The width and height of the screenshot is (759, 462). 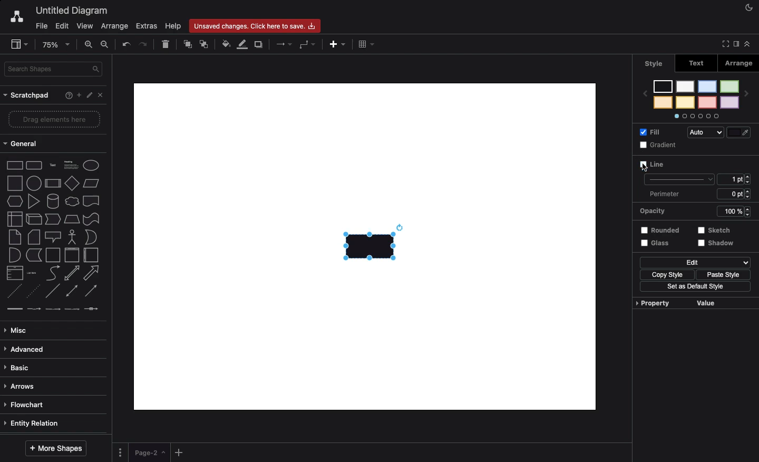 What do you see at coordinates (115, 26) in the screenshot?
I see `Arrange` at bounding box center [115, 26].